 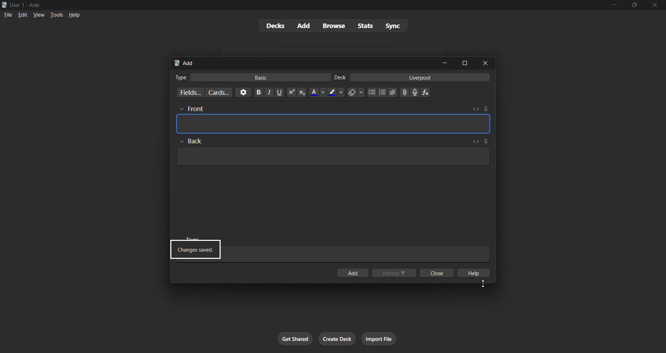 I want to click on microphone, so click(x=416, y=93).